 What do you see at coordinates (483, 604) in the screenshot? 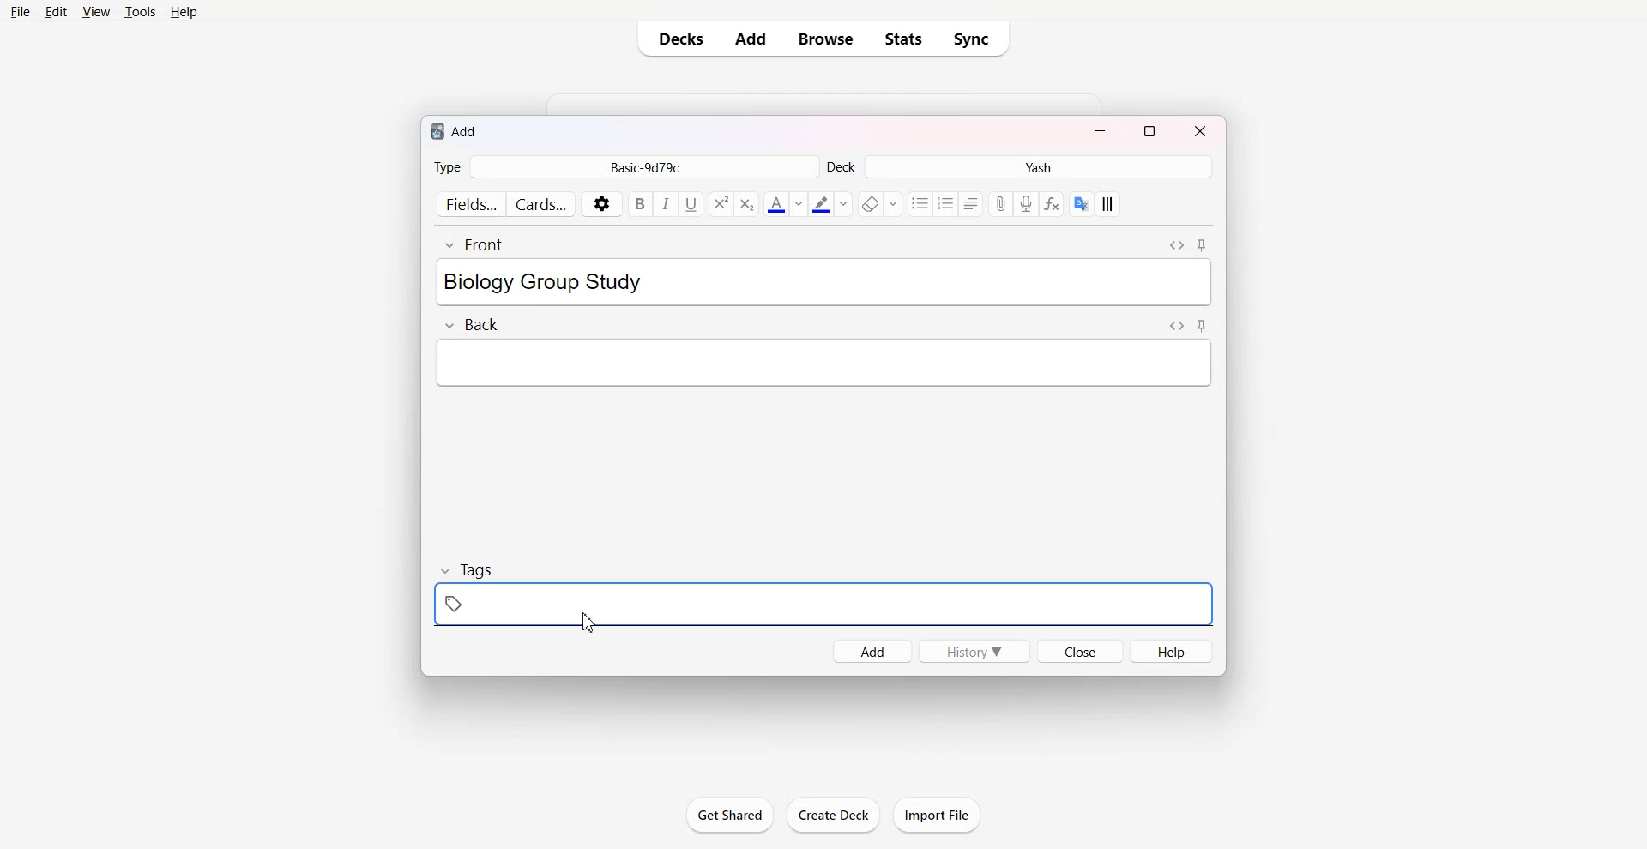
I see `text cursor` at bounding box center [483, 604].